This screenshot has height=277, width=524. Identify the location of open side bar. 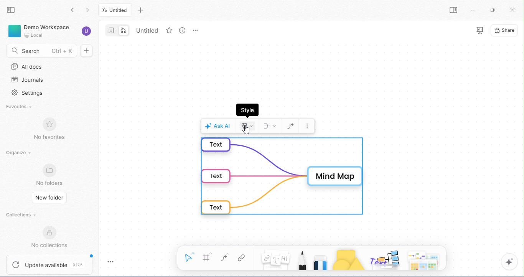
(454, 10).